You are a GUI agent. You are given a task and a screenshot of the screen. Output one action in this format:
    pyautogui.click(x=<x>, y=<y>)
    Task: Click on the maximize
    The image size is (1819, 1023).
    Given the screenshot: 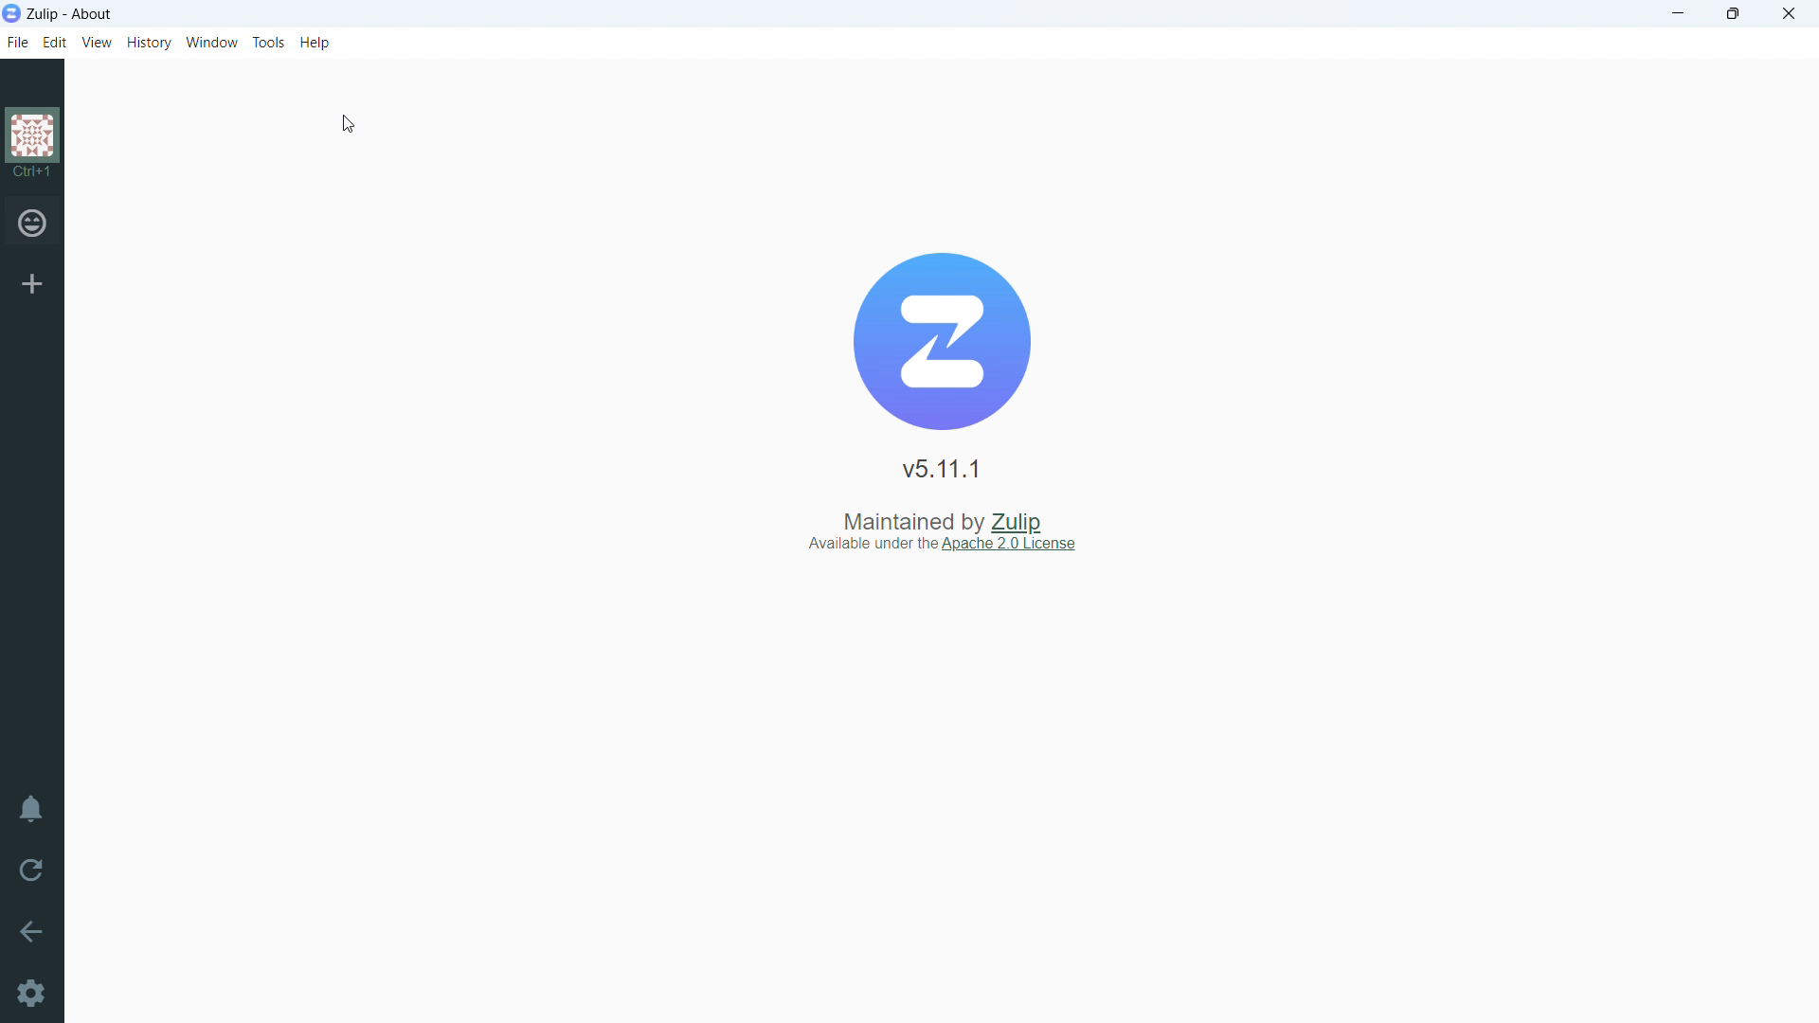 What is the action you would take?
    pyautogui.click(x=1732, y=14)
    